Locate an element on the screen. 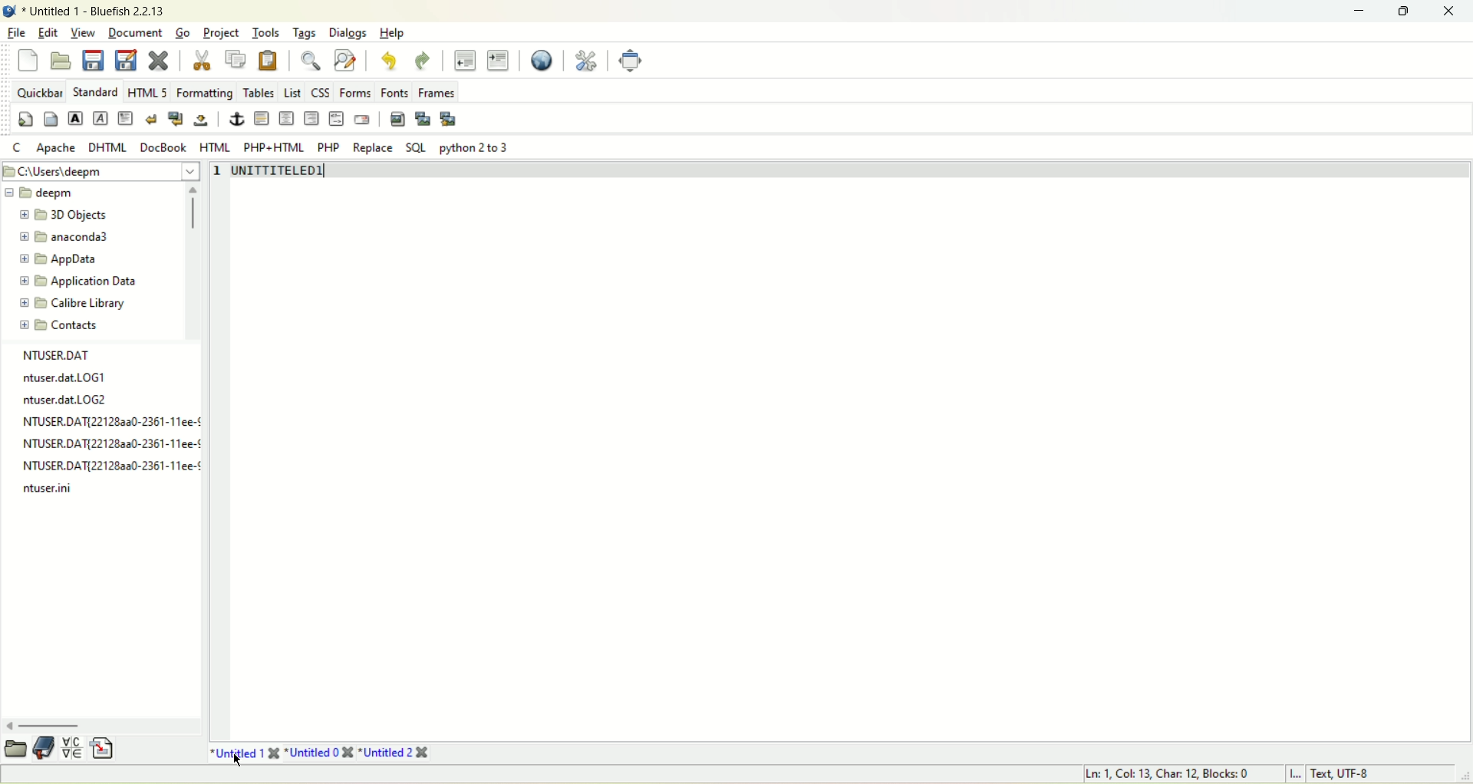 This screenshot has width=1473, height=784. scroll bar is located at coordinates (194, 213).